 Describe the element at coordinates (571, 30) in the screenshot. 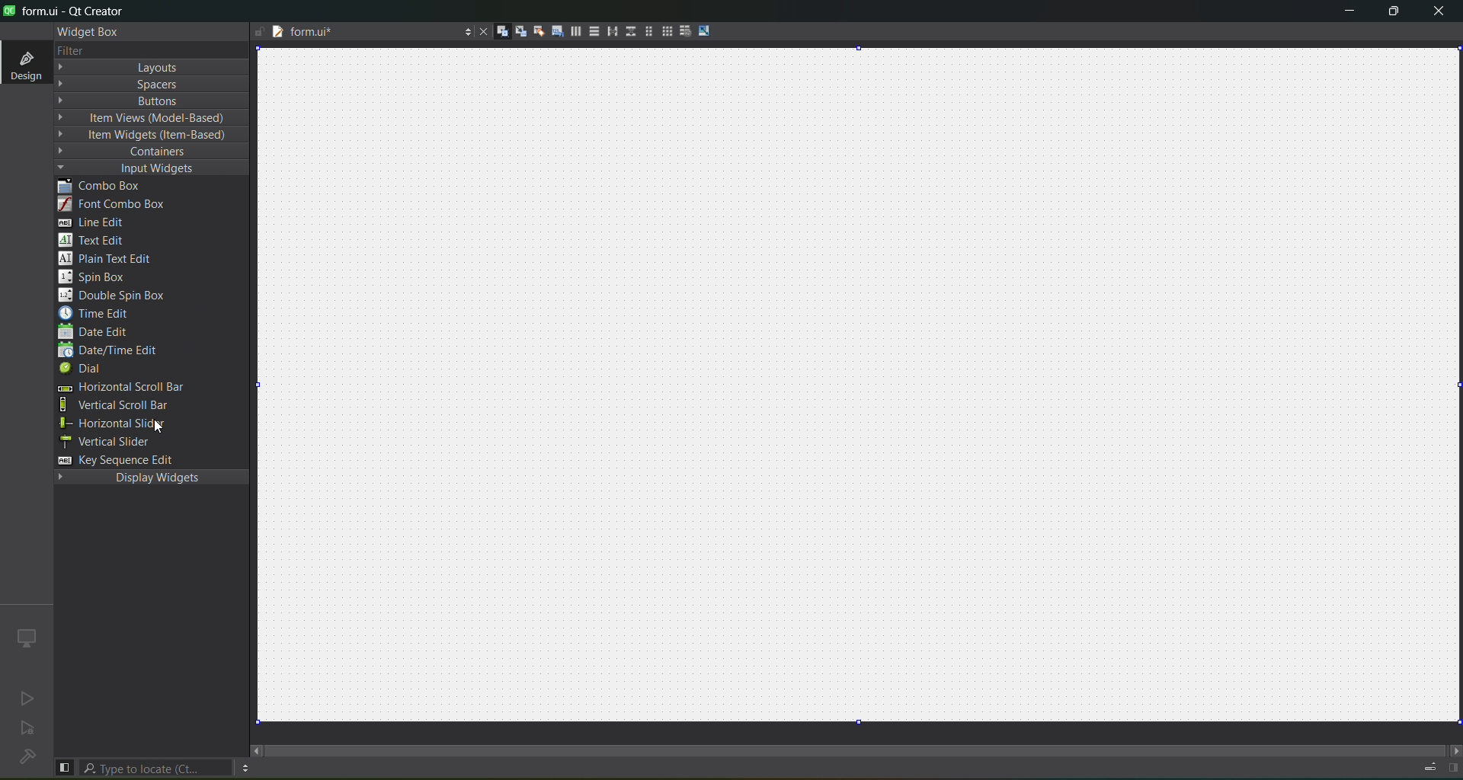

I see `horizontal layout` at that location.